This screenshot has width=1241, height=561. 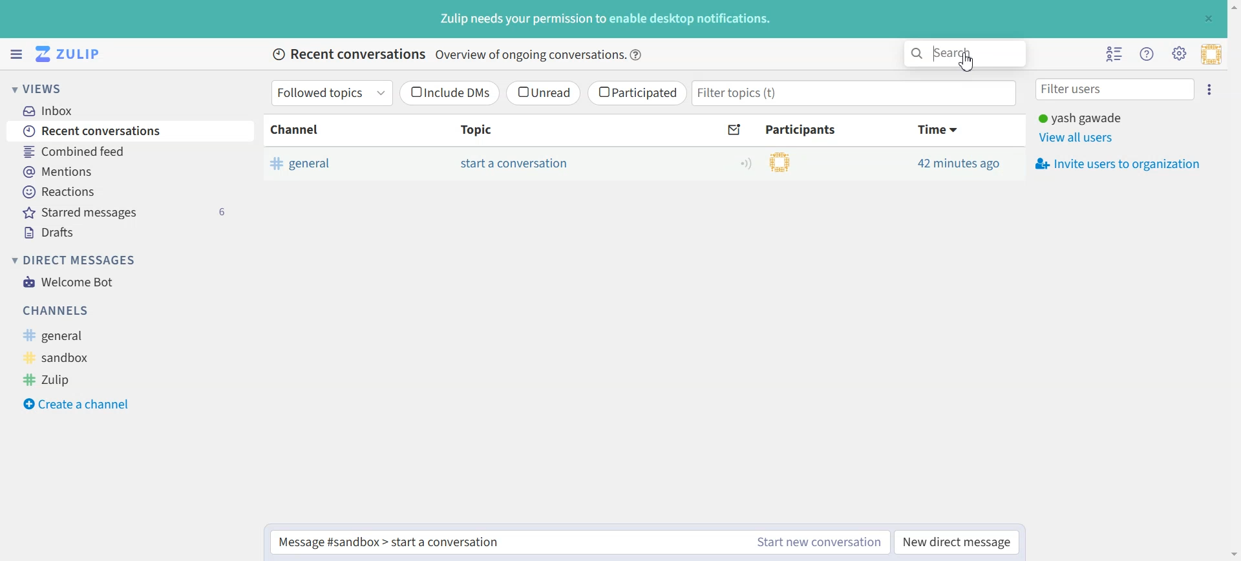 I want to click on Go to Home View, so click(x=73, y=54).